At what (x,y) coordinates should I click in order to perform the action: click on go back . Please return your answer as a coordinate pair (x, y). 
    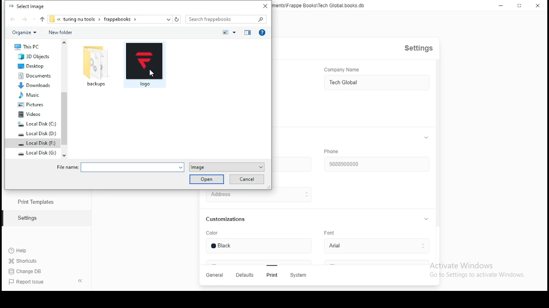
    Looking at the image, I should click on (13, 19).